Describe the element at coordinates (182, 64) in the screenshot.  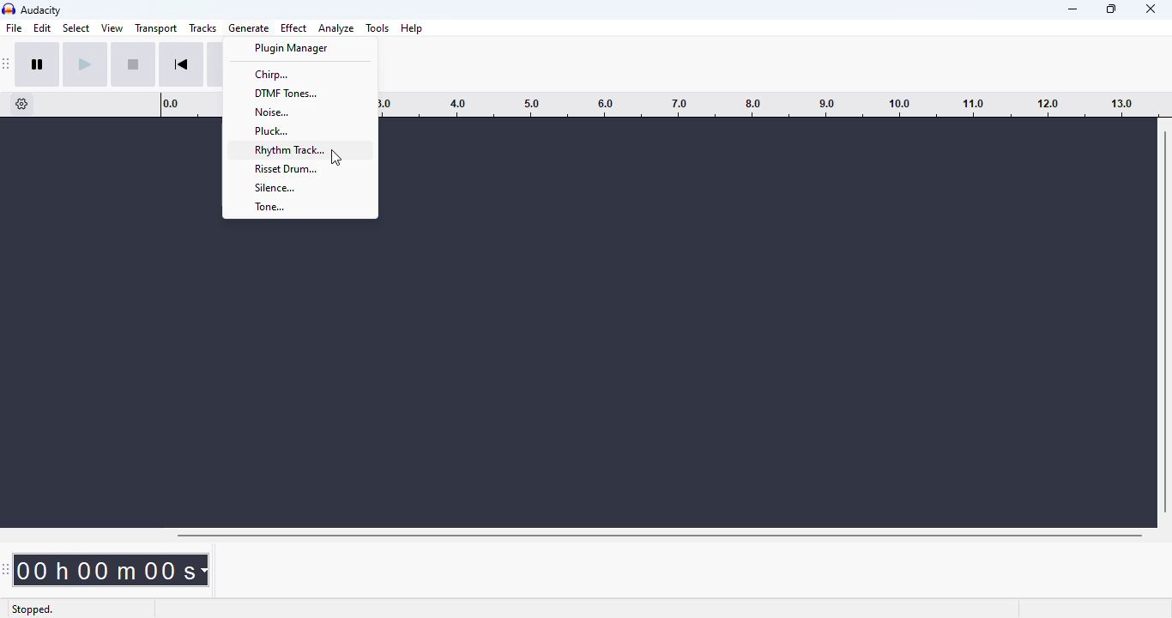
I see `skip to start` at that location.